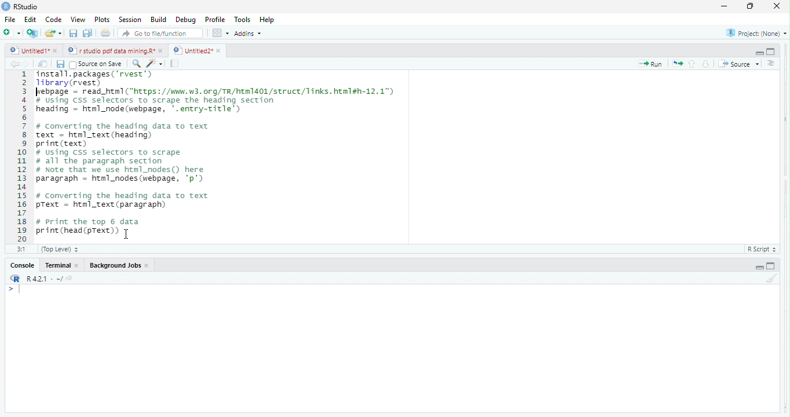 The height and width of the screenshot is (417, 790). What do you see at coordinates (79, 266) in the screenshot?
I see `close` at bounding box center [79, 266].